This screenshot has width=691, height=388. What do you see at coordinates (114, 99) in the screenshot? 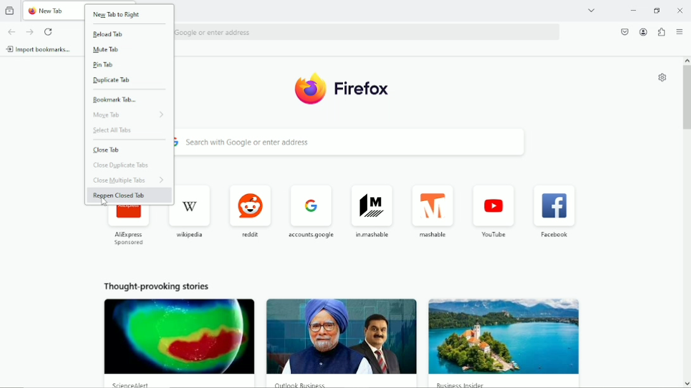
I see `bookmark tab` at bounding box center [114, 99].